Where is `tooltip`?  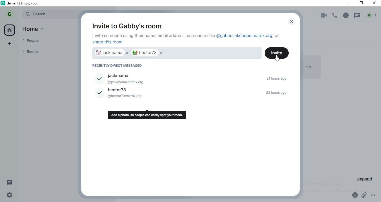 tooltip is located at coordinates (148, 114).